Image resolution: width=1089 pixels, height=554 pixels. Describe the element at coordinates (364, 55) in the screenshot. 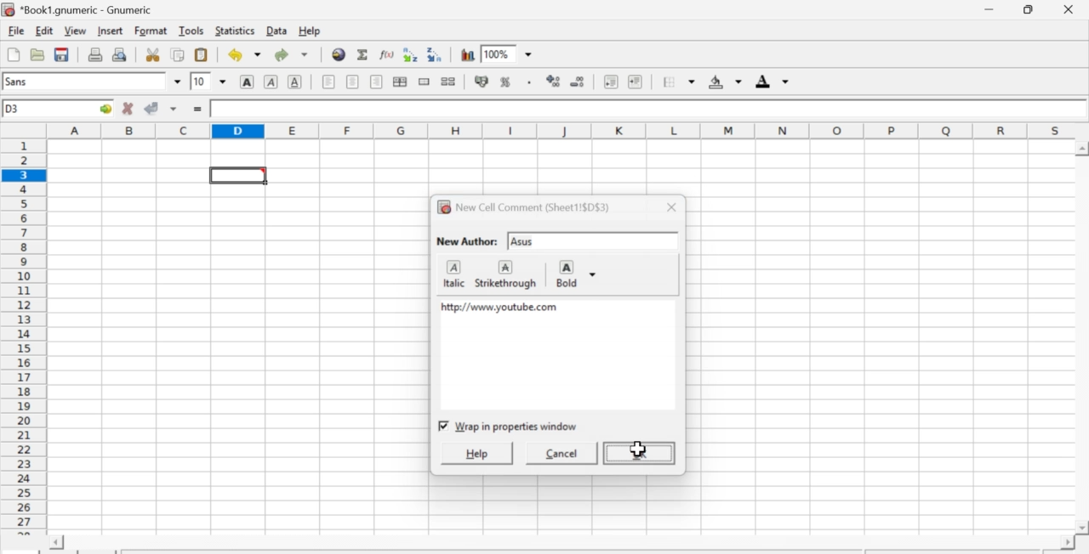

I see `Sum` at that location.